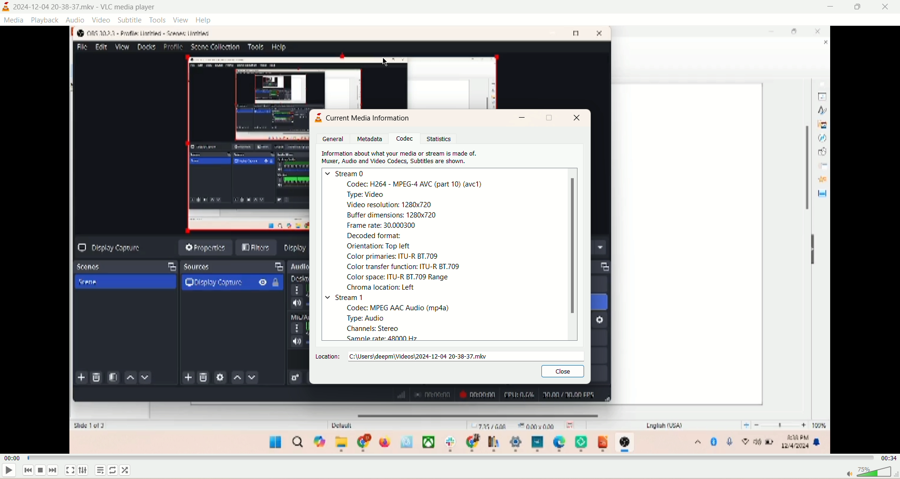 The height and width of the screenshot is (479, 900). I want to click on metadata, so click(371, 139).